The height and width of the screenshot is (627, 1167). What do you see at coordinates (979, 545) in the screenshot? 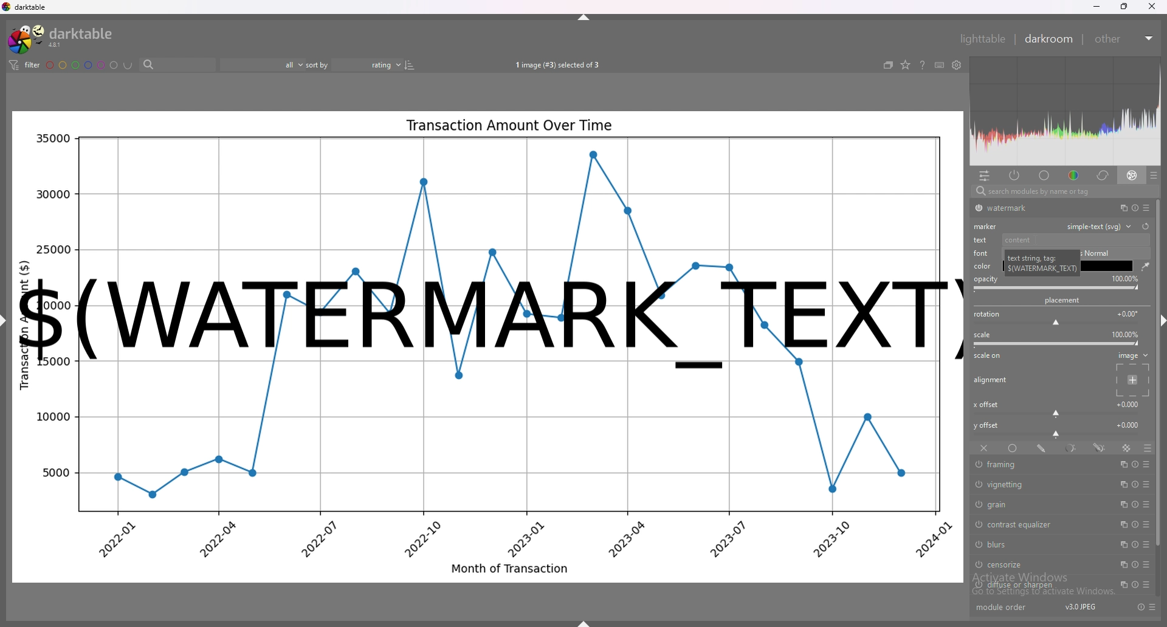
I see `switch off` at bounding box center [979, 545].